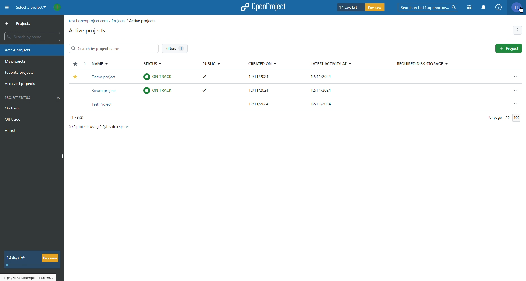  Describe the element at coordinates (361, 6) in the screenshot. I see `14 days left` at that location.